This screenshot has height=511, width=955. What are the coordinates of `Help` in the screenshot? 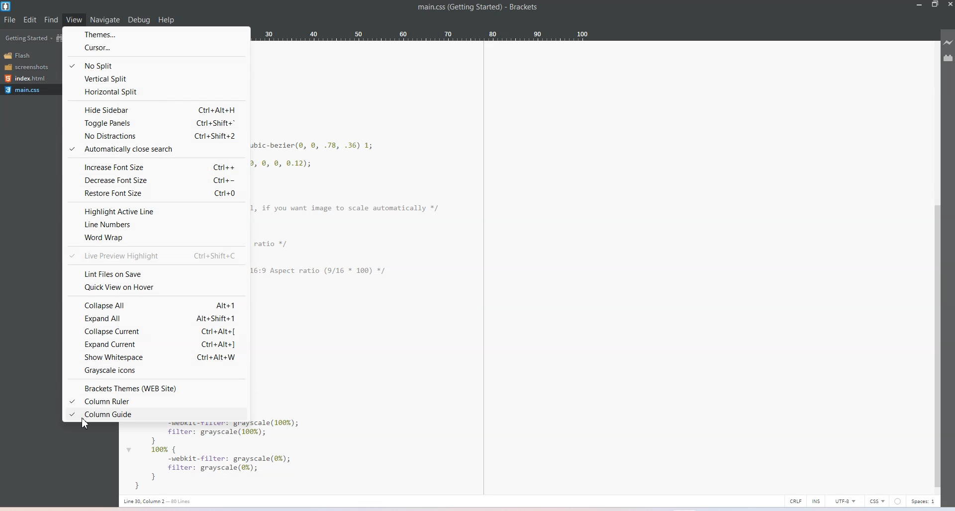 It's located at (167, 20).